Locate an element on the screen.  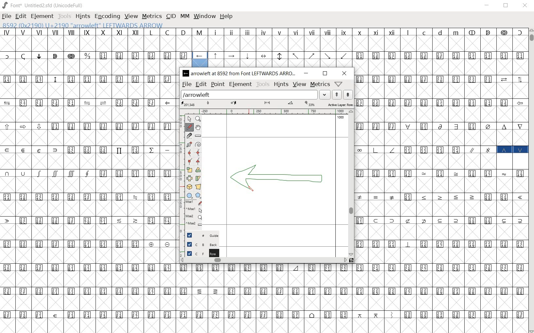
ruler is located at coordinates (265, 112).